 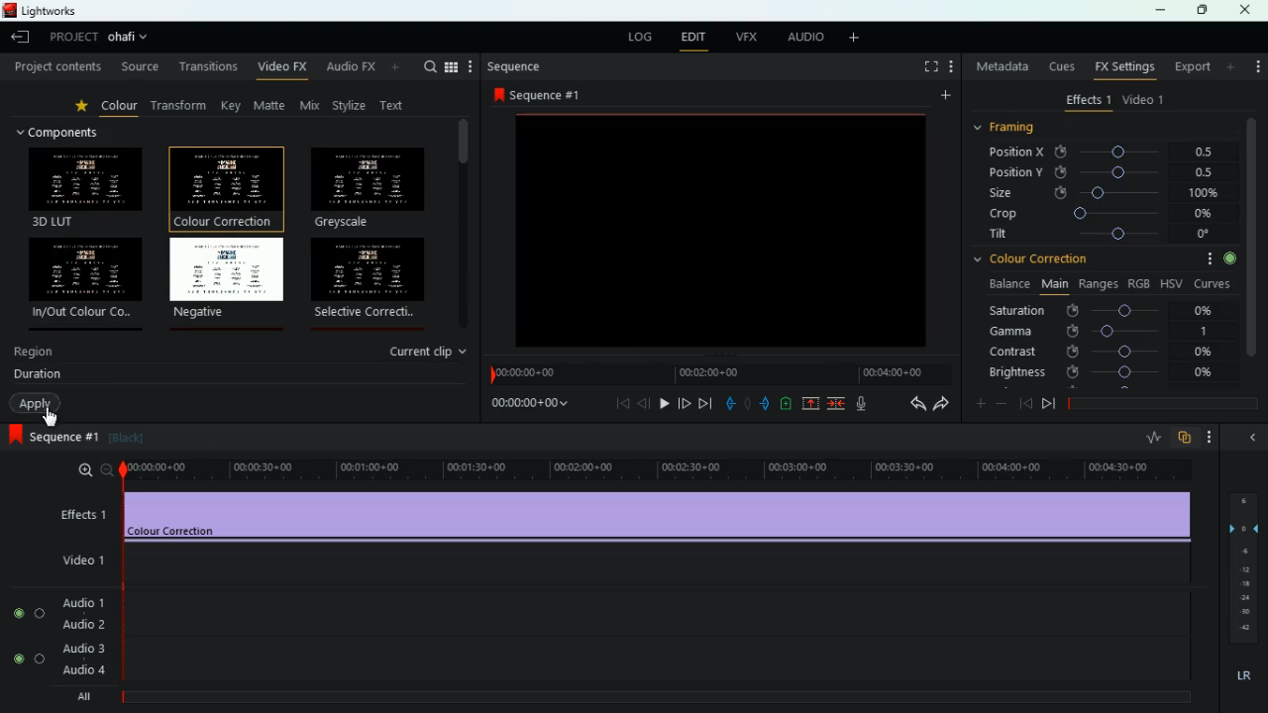 What do you see at coordinates (1151, 437) in the screenshot?
I see `ray` at bounding box center [1151, 437].